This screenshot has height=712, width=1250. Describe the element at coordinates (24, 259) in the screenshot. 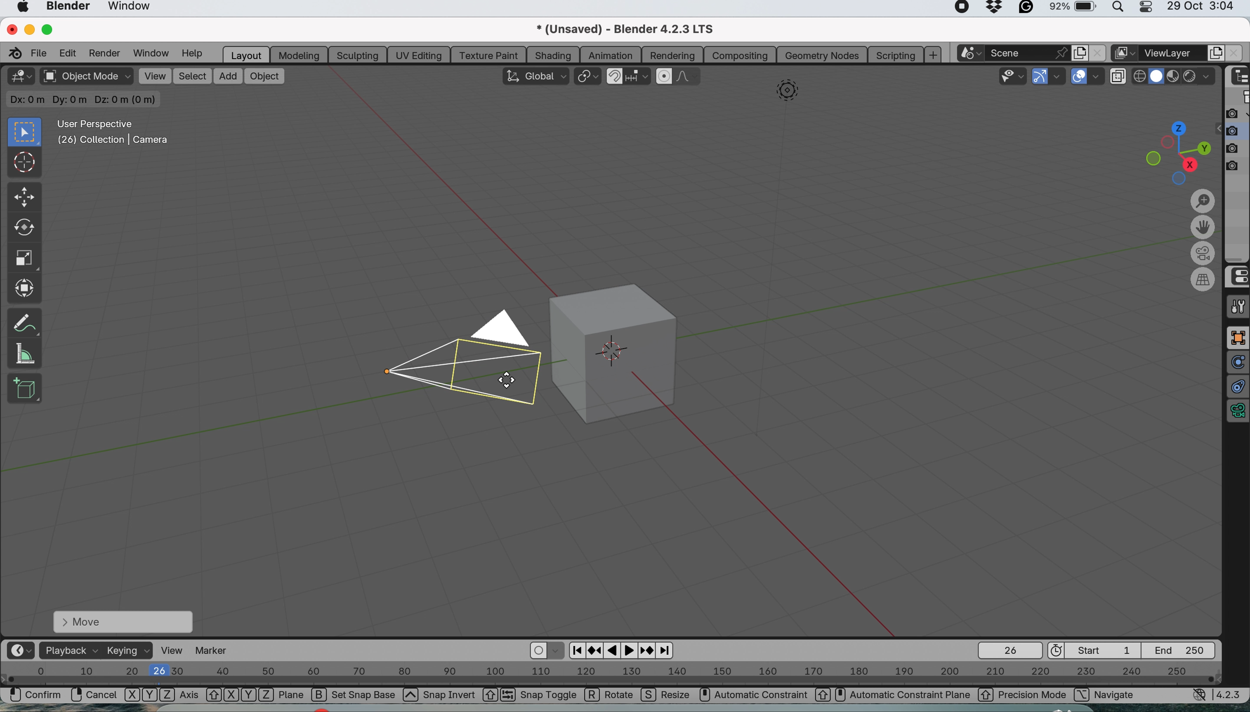

I see `scale` at that location.